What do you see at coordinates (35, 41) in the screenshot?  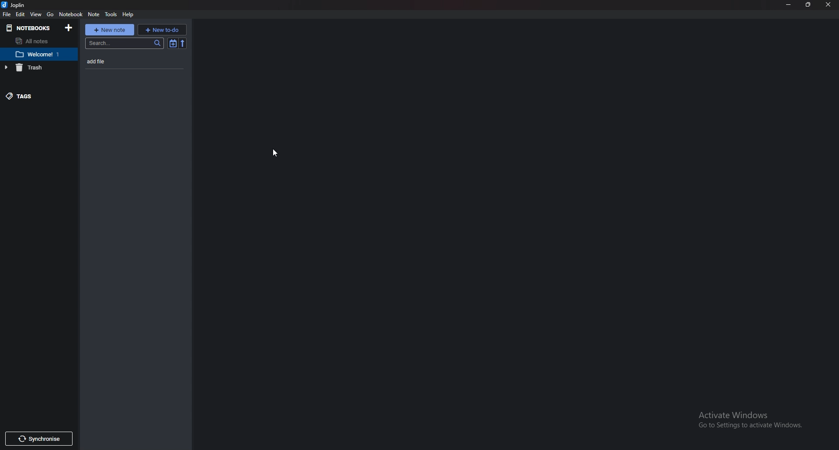 I see `All notes` at bounding box center [35, 41].